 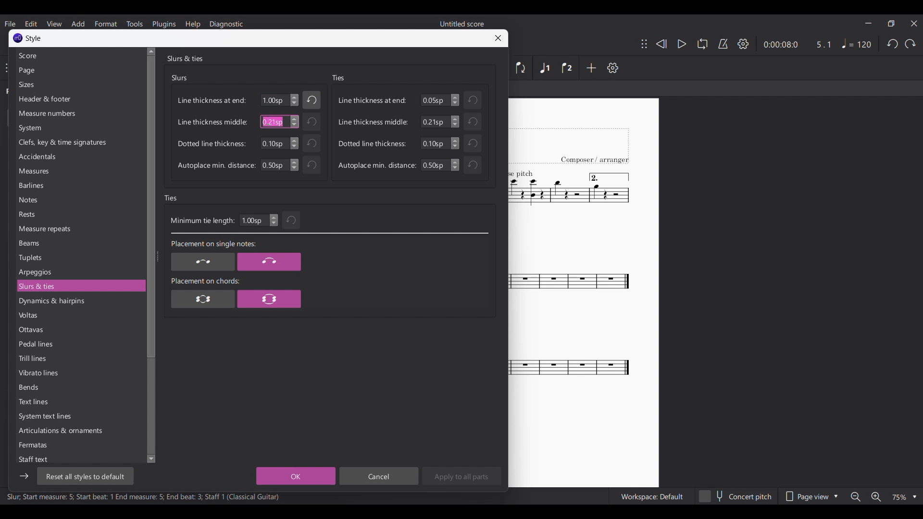 I want to click on Measure numbers, so click(x=79, y=113).